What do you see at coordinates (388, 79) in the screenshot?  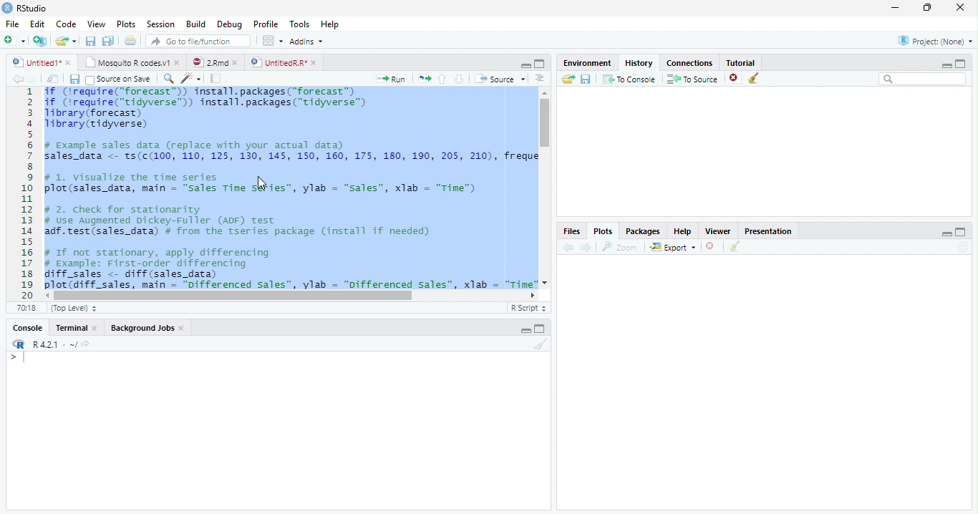 I see `Run` at bounding box center [388, 79].